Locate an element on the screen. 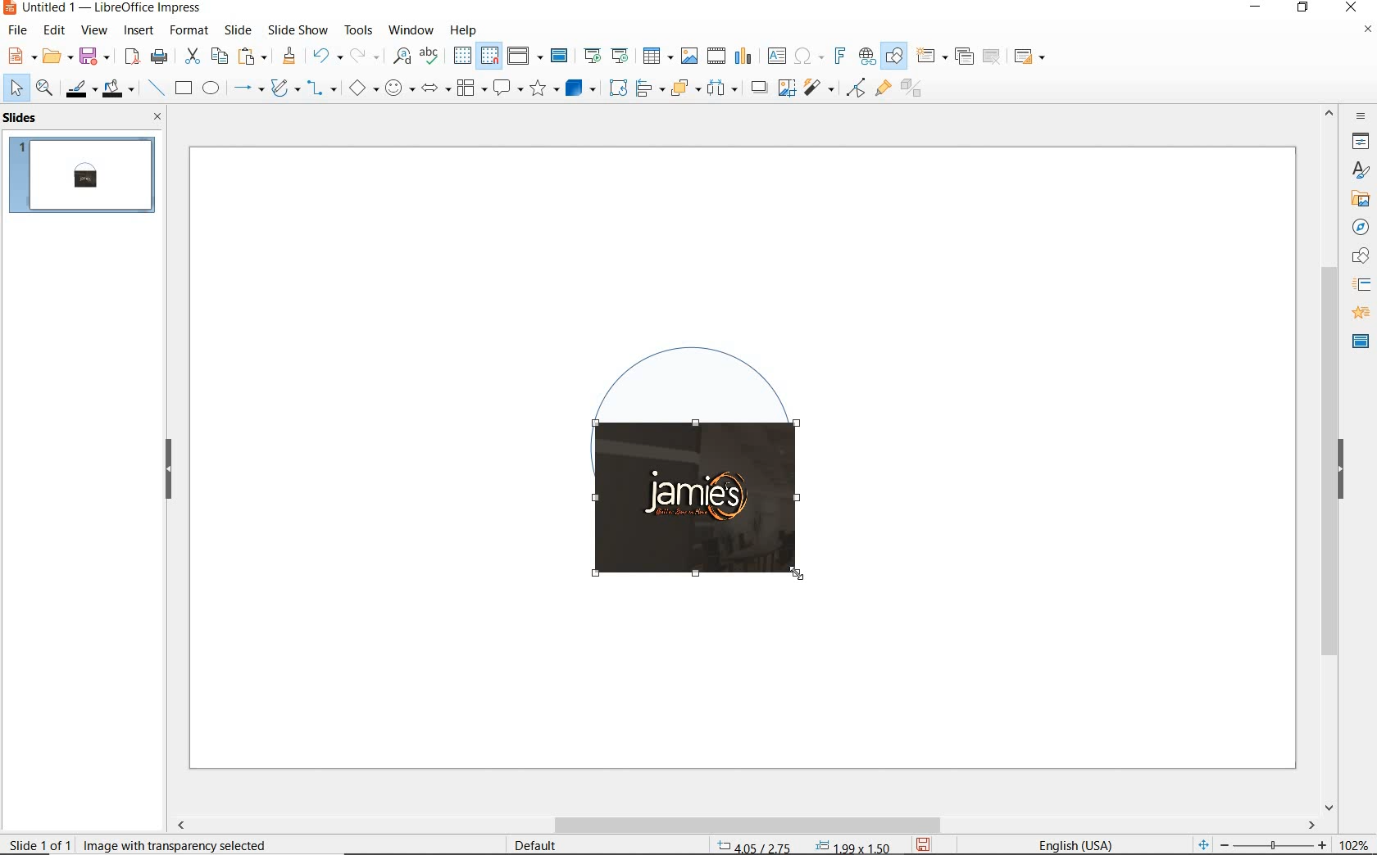 Image resolution: width=1377 pixels, height=855 pixels. insert table is located at coordinates (656, 57).